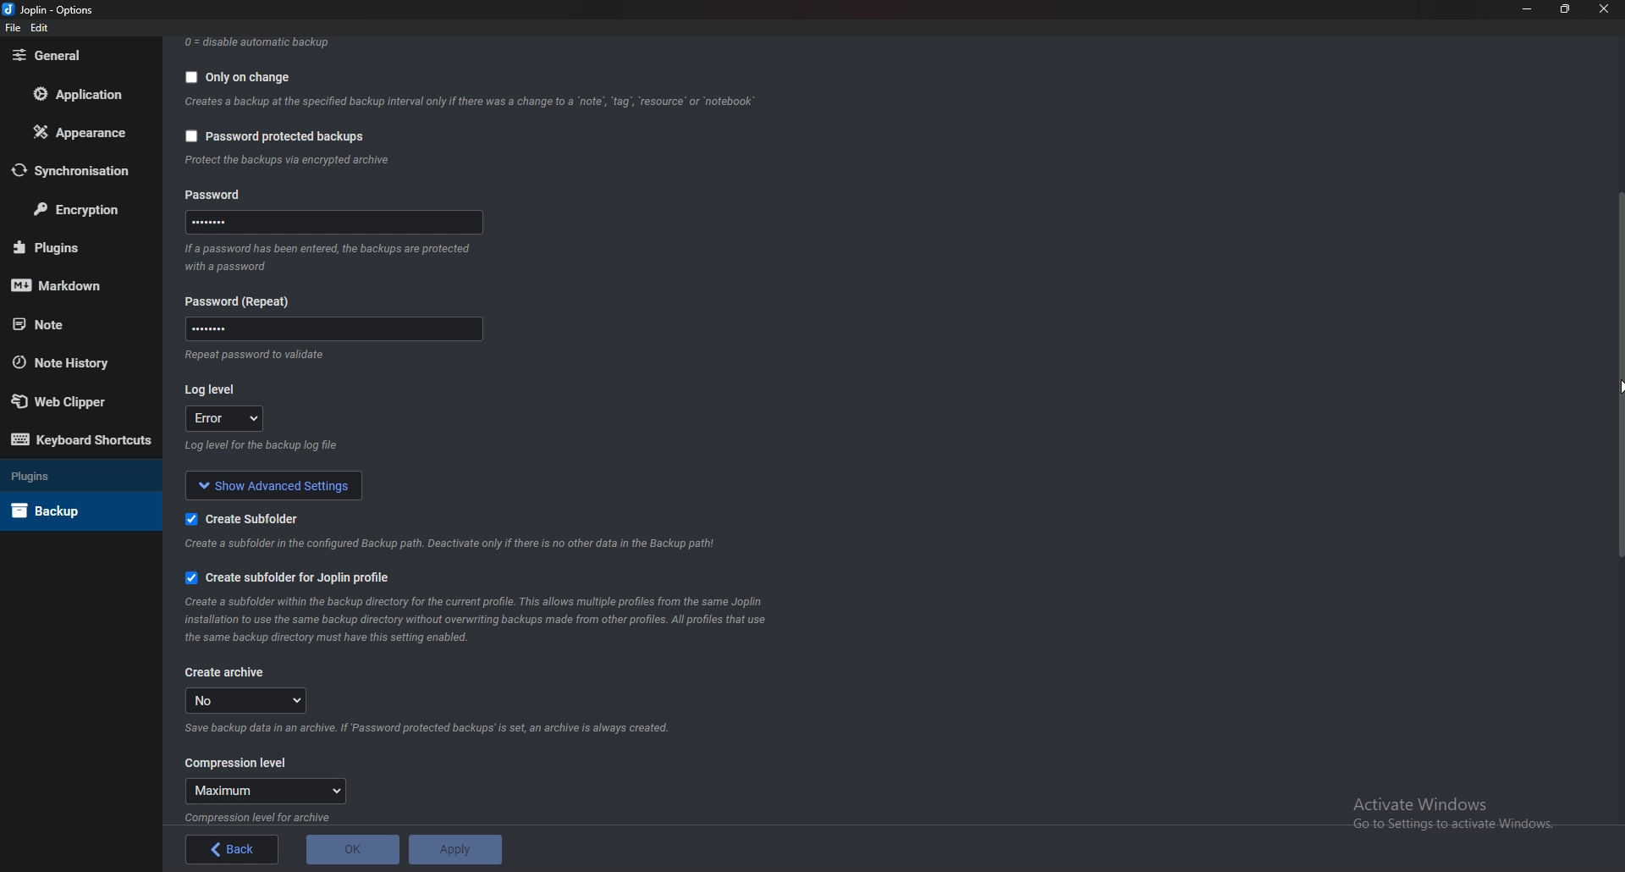  Describe the element at coordinates (268, 816) in the screenshot. I see `info` at that location.